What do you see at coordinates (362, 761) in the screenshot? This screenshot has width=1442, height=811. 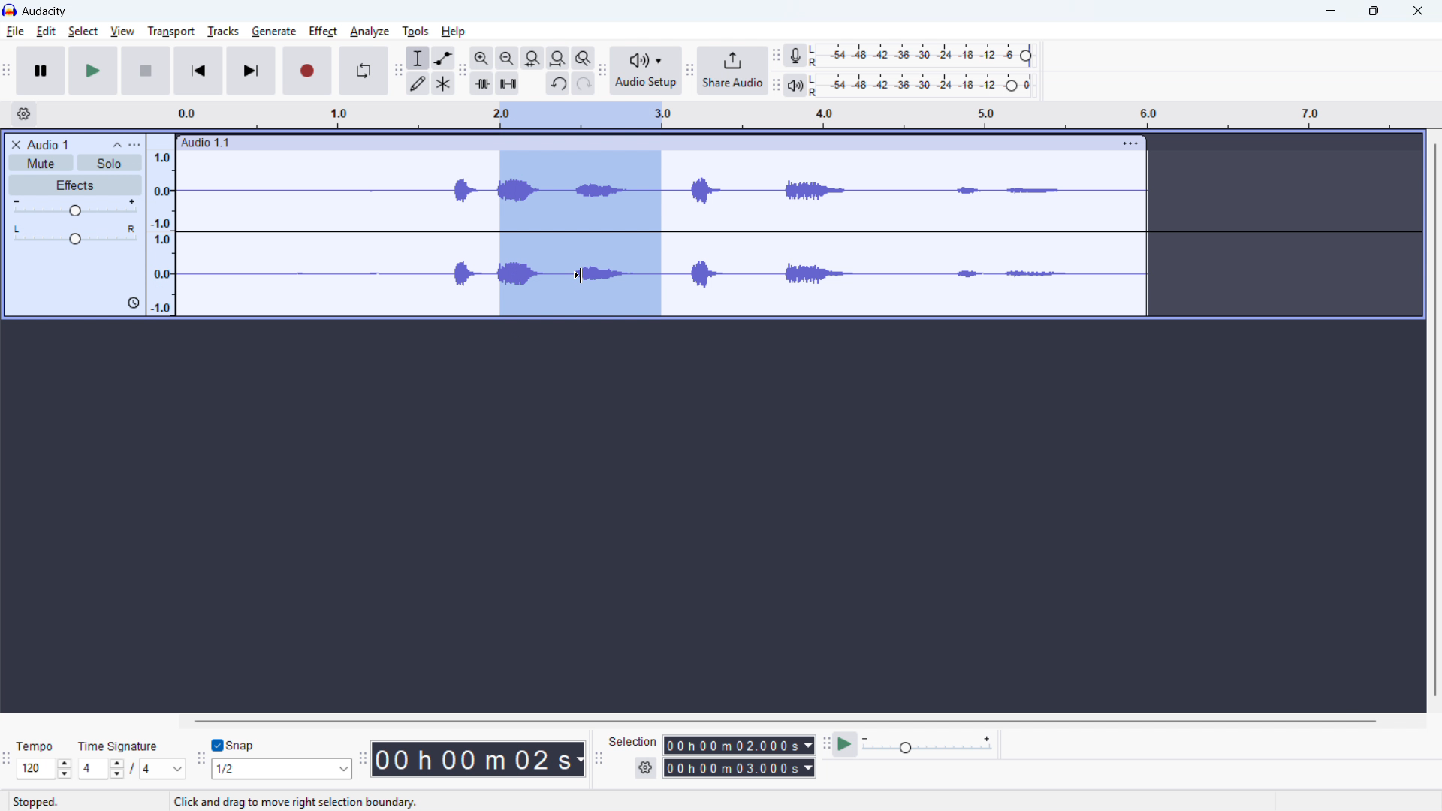 I see `Time toolbar ` at bounding box center [362, 761].